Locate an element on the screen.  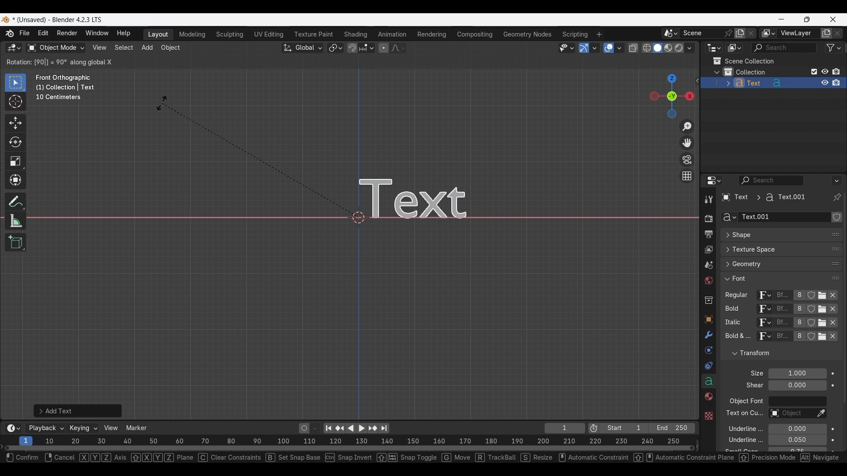
Physics is located at coordinates (708, 350).